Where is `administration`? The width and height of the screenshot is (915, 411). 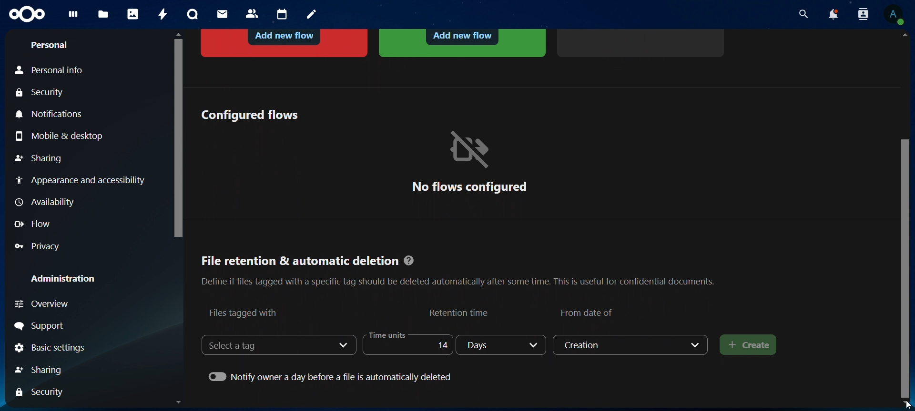 administration is located at coordinates (64, 278).